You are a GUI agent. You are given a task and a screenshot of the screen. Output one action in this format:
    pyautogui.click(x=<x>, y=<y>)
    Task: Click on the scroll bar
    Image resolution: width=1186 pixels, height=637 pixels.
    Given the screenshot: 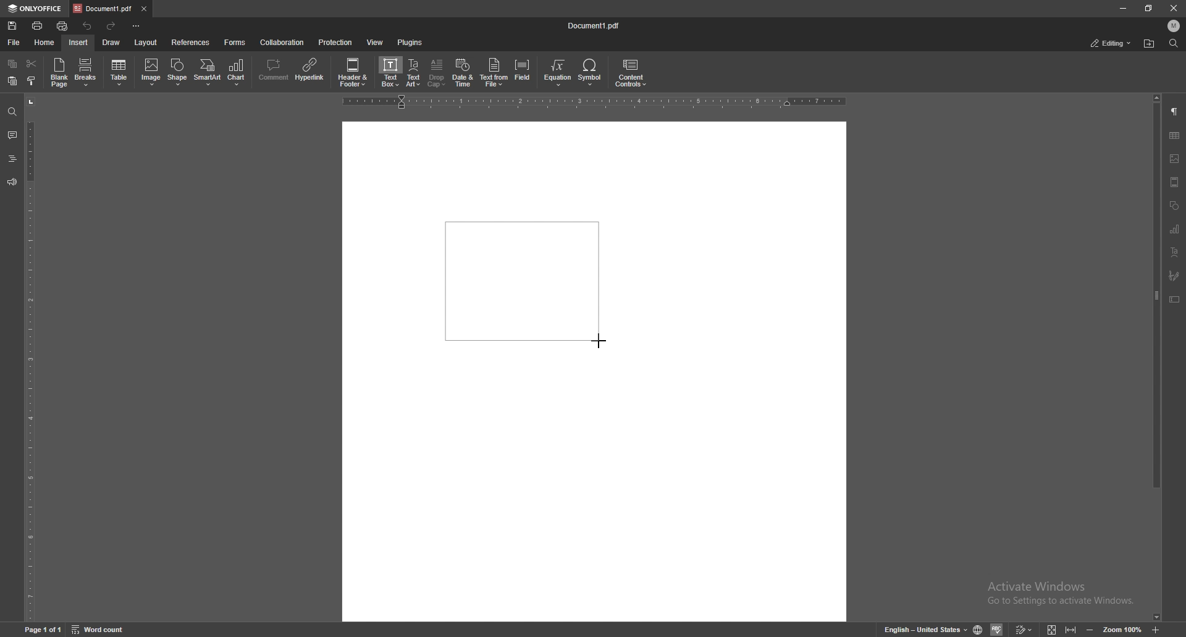 What is the action you would take?
    pyautogui.click(x=1155, y=358)
    